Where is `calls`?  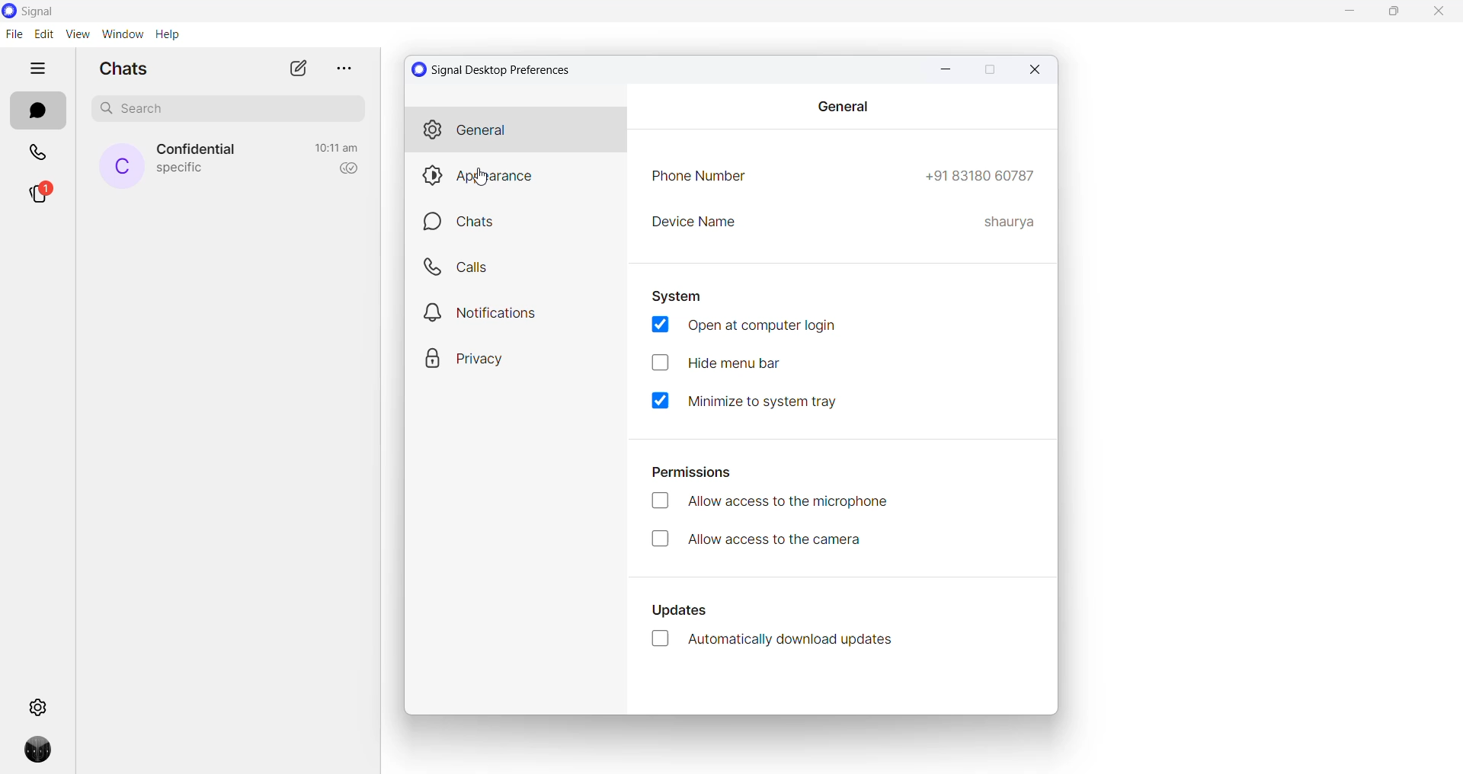
calls is located at coordinates (517, 265).